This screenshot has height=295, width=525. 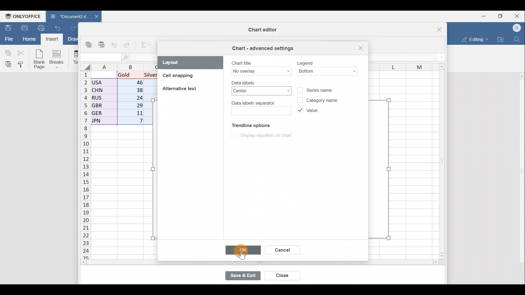 I want to click on Data labels, so click(x=258, y=88).